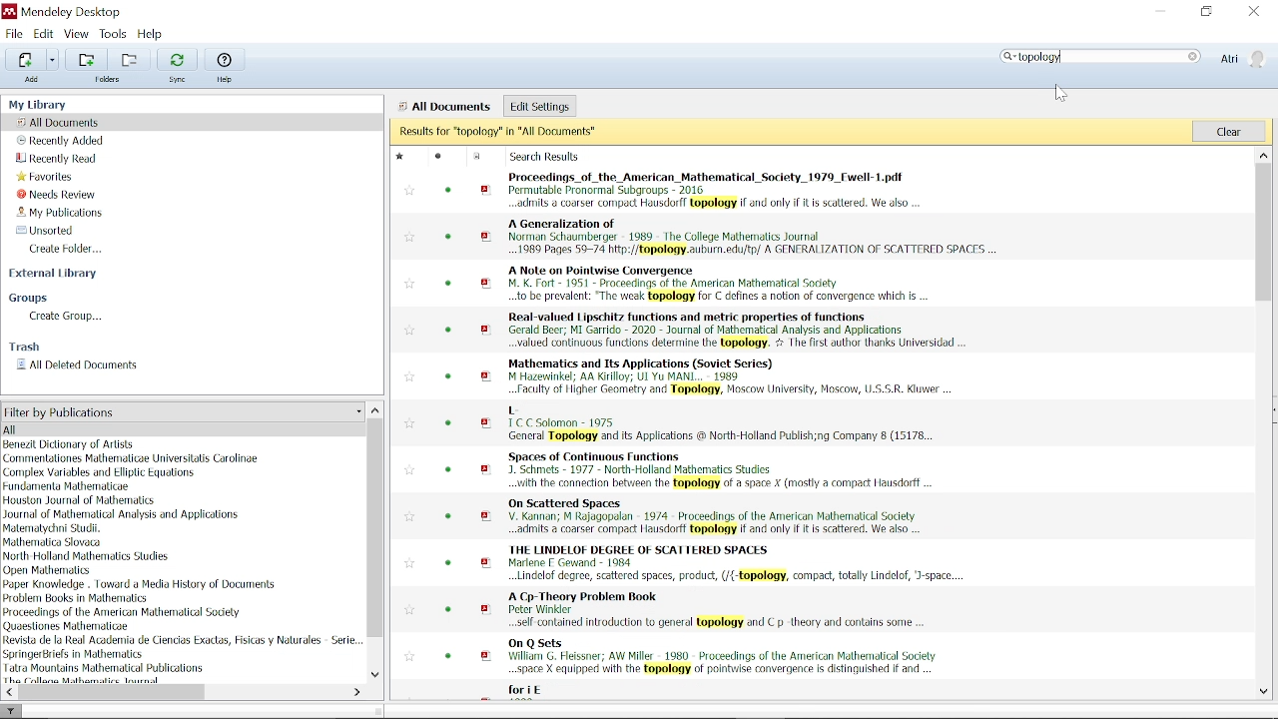 This screenshot has height=719, width=1278. What do you see at coordinates (355, 692) in the screenshot?
I see `Move right in filter by publications` at bounding box center [355, 692].